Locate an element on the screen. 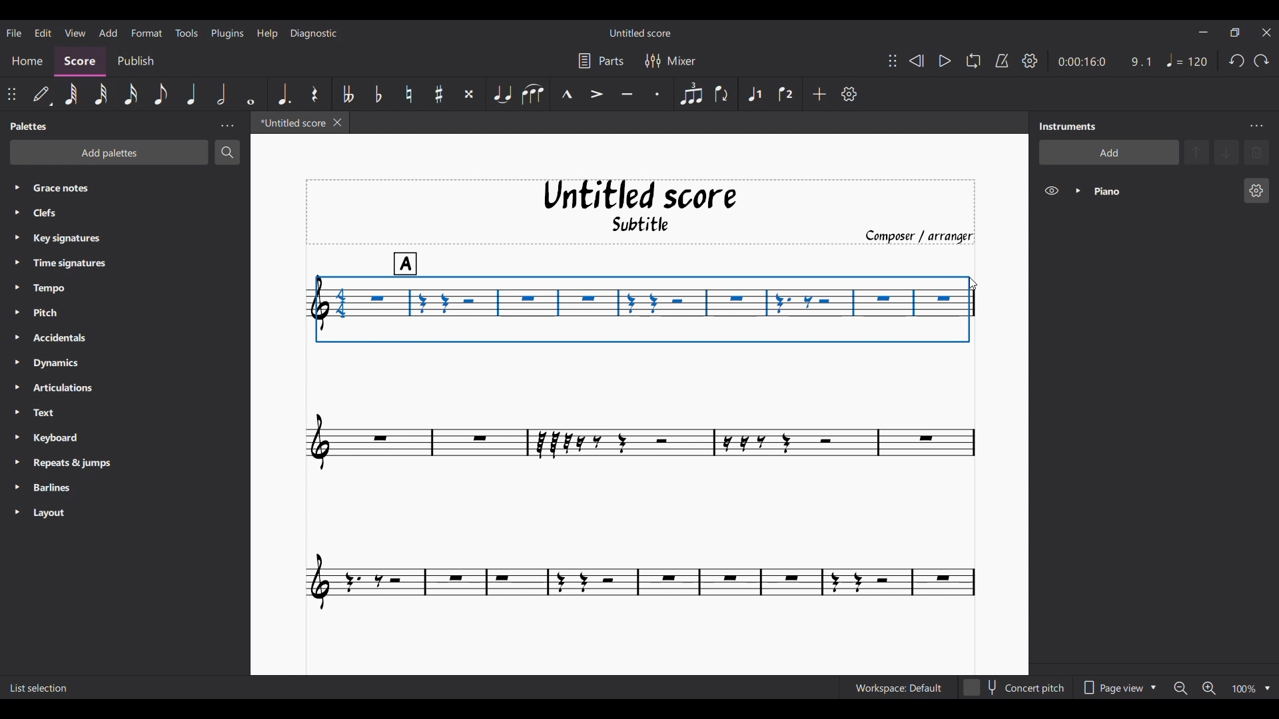 The width and height of the screenshot is (1279, 719). Zoom options is located at coordinates (1267, 688).